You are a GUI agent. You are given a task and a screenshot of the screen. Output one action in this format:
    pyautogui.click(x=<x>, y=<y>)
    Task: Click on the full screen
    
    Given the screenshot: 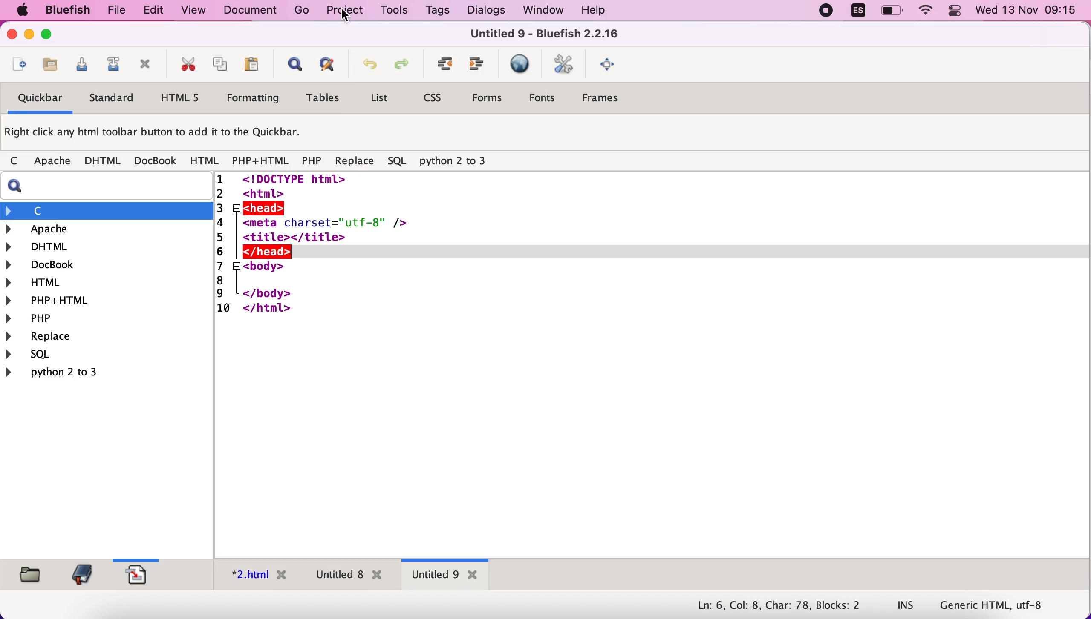 What is the action you would take?
    pyautogui.click(x=609, y=66)
    